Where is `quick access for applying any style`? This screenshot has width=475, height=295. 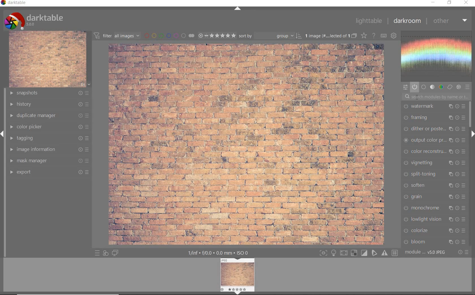 quick access for applying any style is located at coordinates (105, 254).